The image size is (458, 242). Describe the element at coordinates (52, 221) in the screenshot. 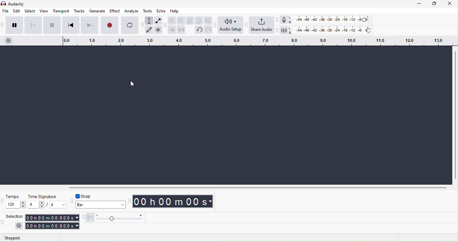

I see `00 h 00 m 00 s` at that location.